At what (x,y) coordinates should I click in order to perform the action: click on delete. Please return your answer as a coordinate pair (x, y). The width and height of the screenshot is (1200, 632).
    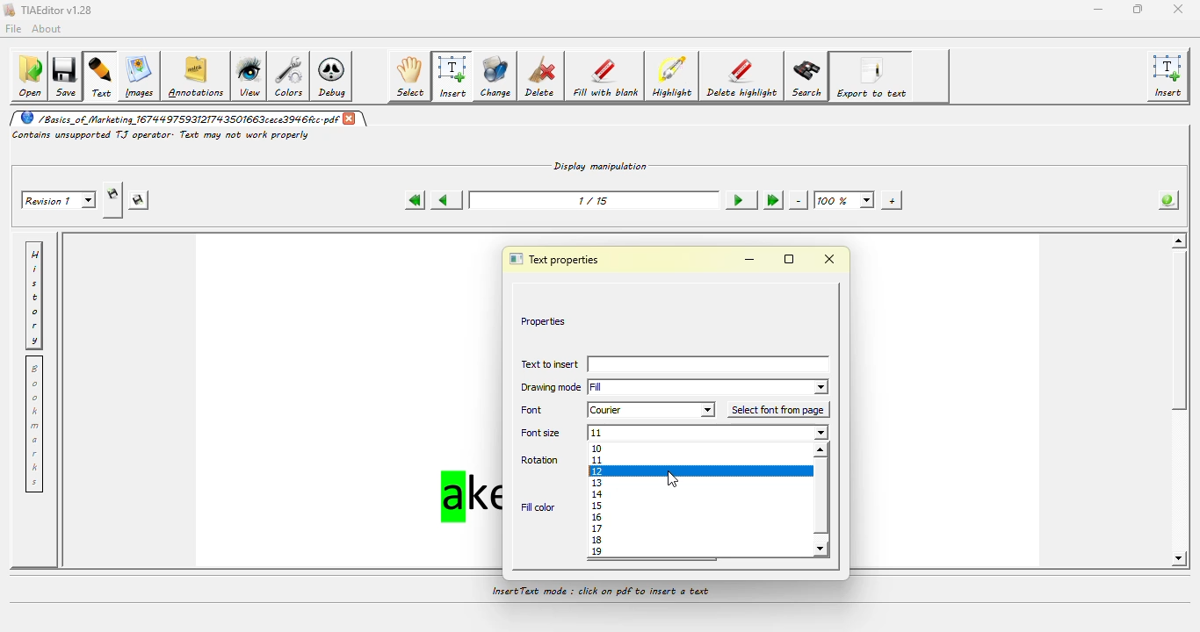
    Looking at the image, I should click on (543, 77).